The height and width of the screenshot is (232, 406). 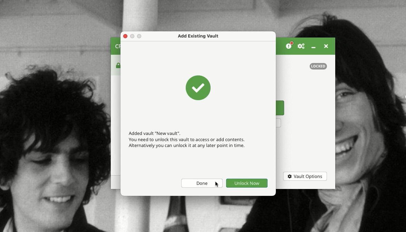 What do you see at coordinates (217, 184) in the screenshot?
I see `Cursor` at bounding box center [217, 184].